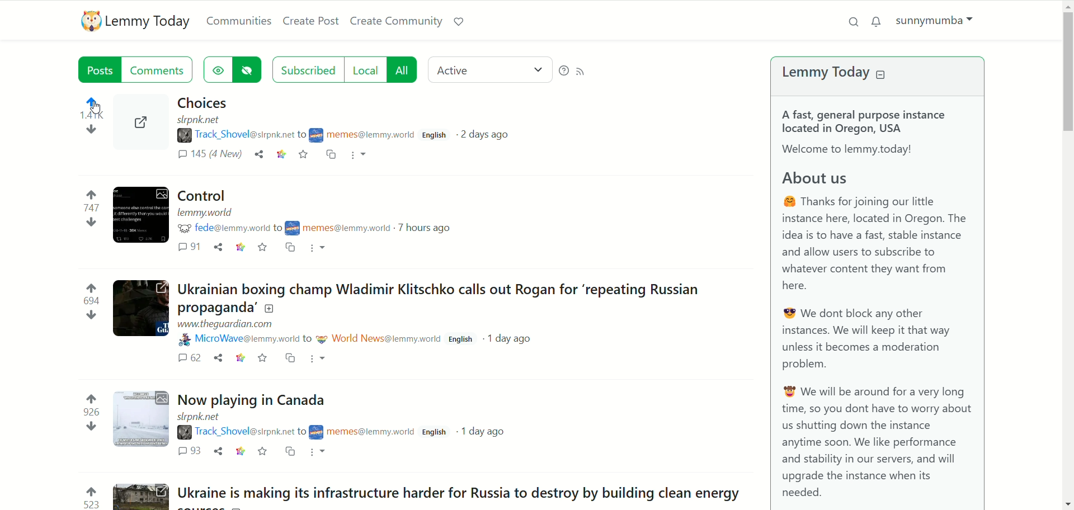 The height and width of the screenshot is (510, 1074). I want to click on show hidden posts, so click(219, 71).